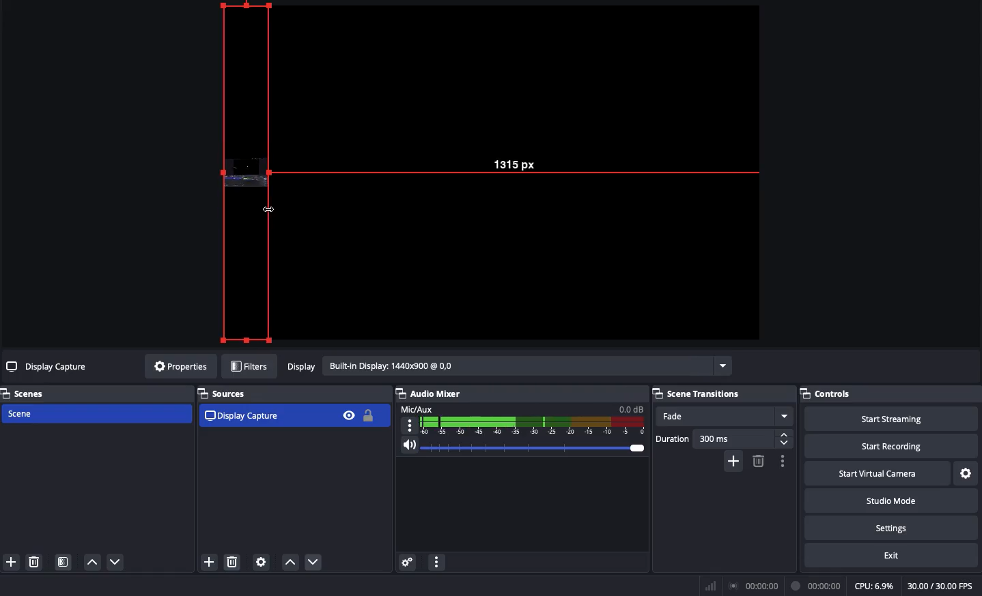 This screenshot has width=982, height=596. What do you see at coordinates (10, 563) in the screenshot?
I see `Add` at bounding box center [10, 563].